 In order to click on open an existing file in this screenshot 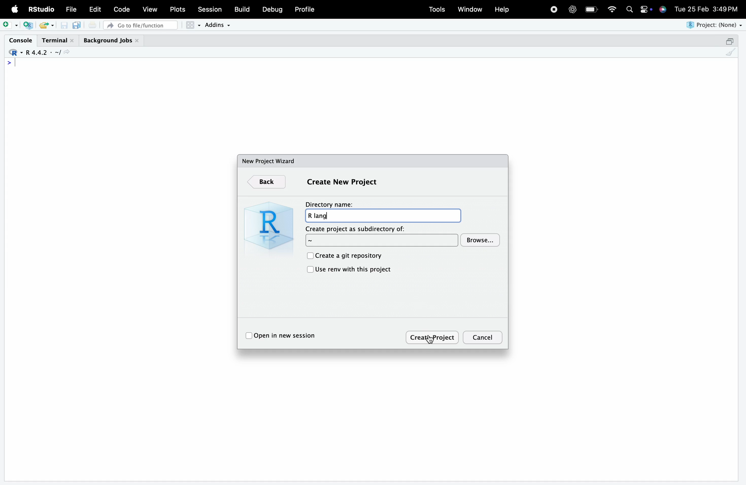, I will do `click(43, 25)`.